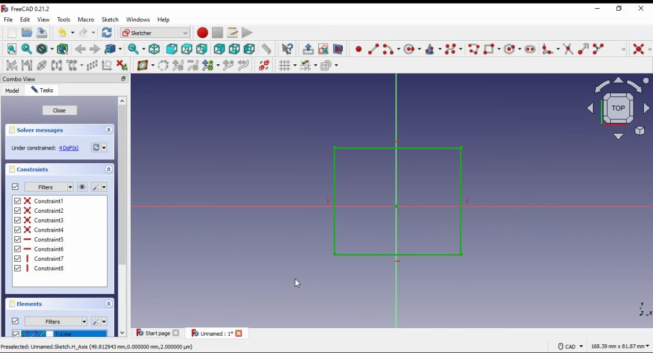  Describe the element at coordinates (70, 148) in the screenshot. I see `4 DoF(s)` at that location.